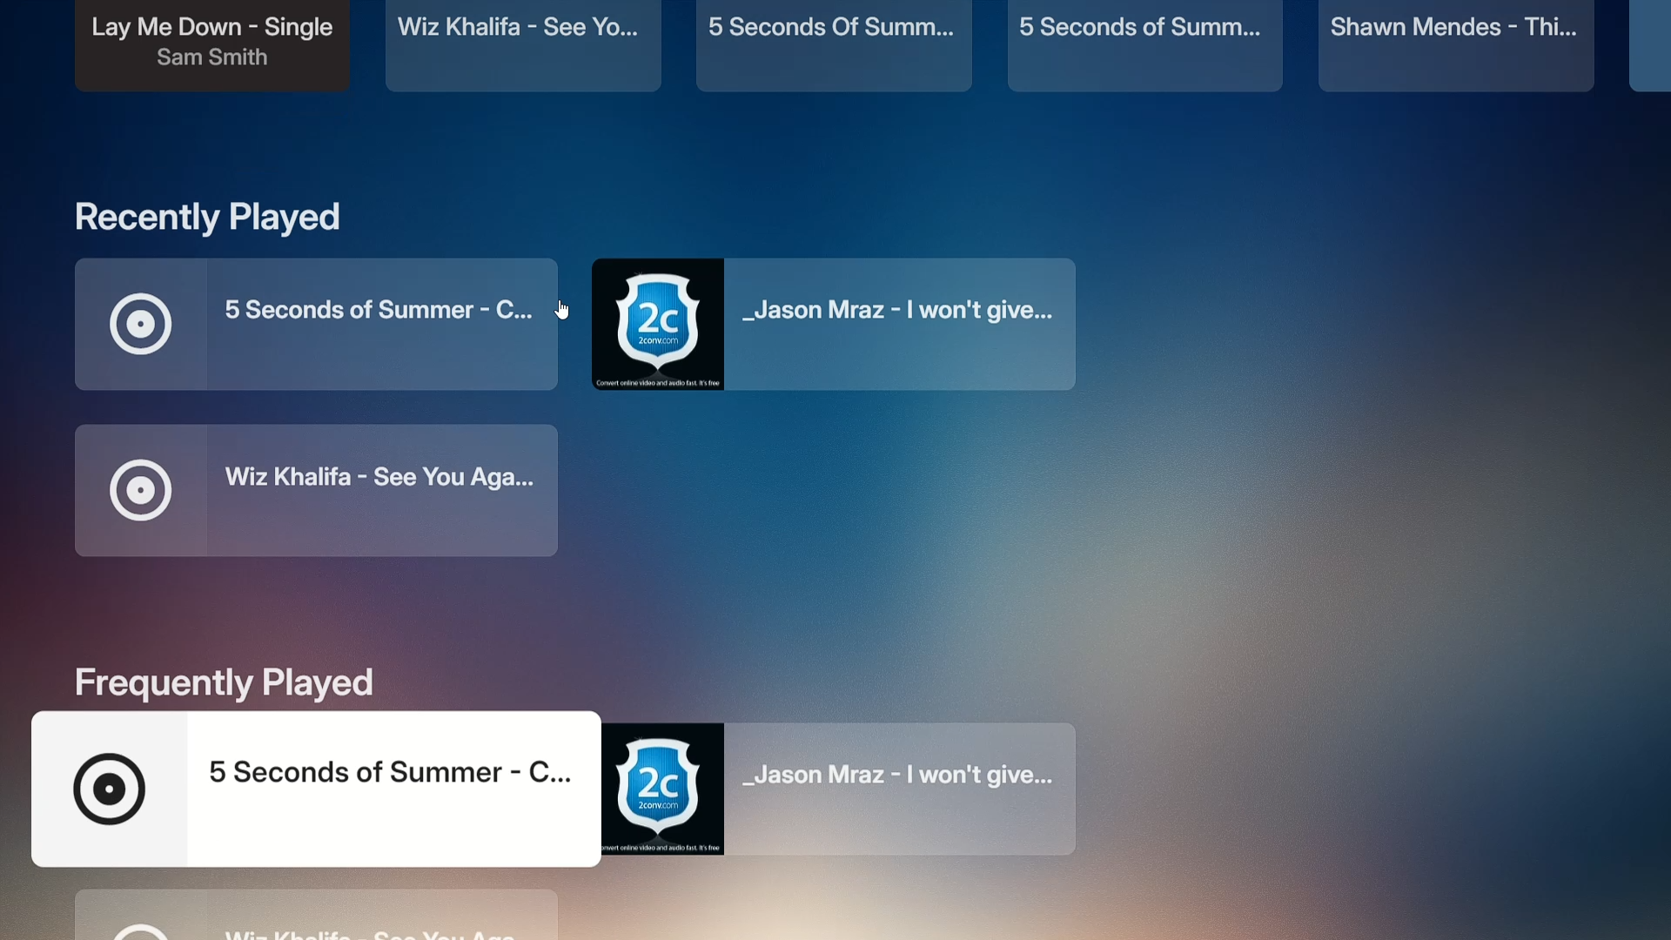 The height and width of the screenshot is (940, 1671). I want to click on Jason Mraz, so click(847, 323).